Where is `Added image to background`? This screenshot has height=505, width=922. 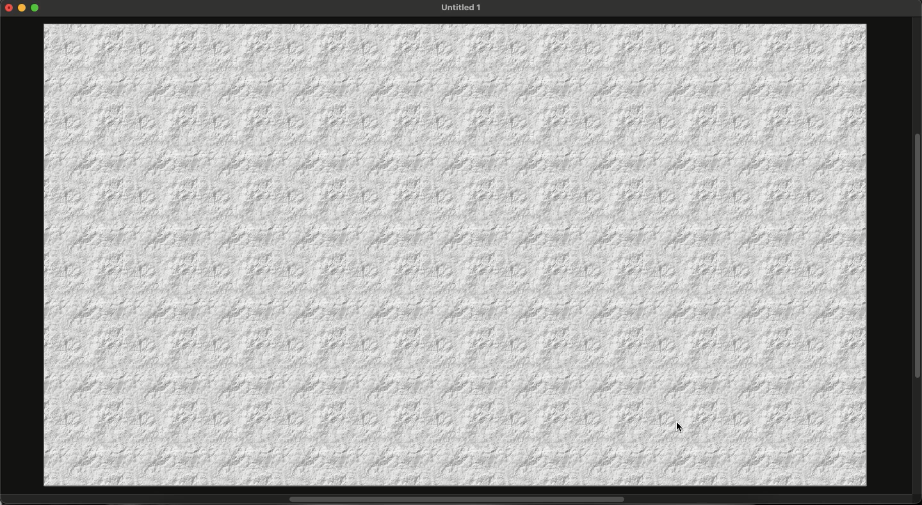
Added image to background is located at coordinates (455, 256).